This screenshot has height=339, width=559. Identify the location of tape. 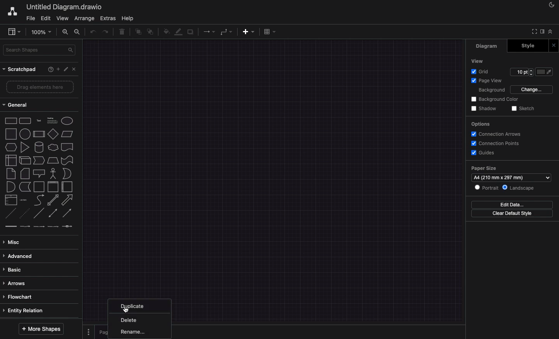
(68, 160).